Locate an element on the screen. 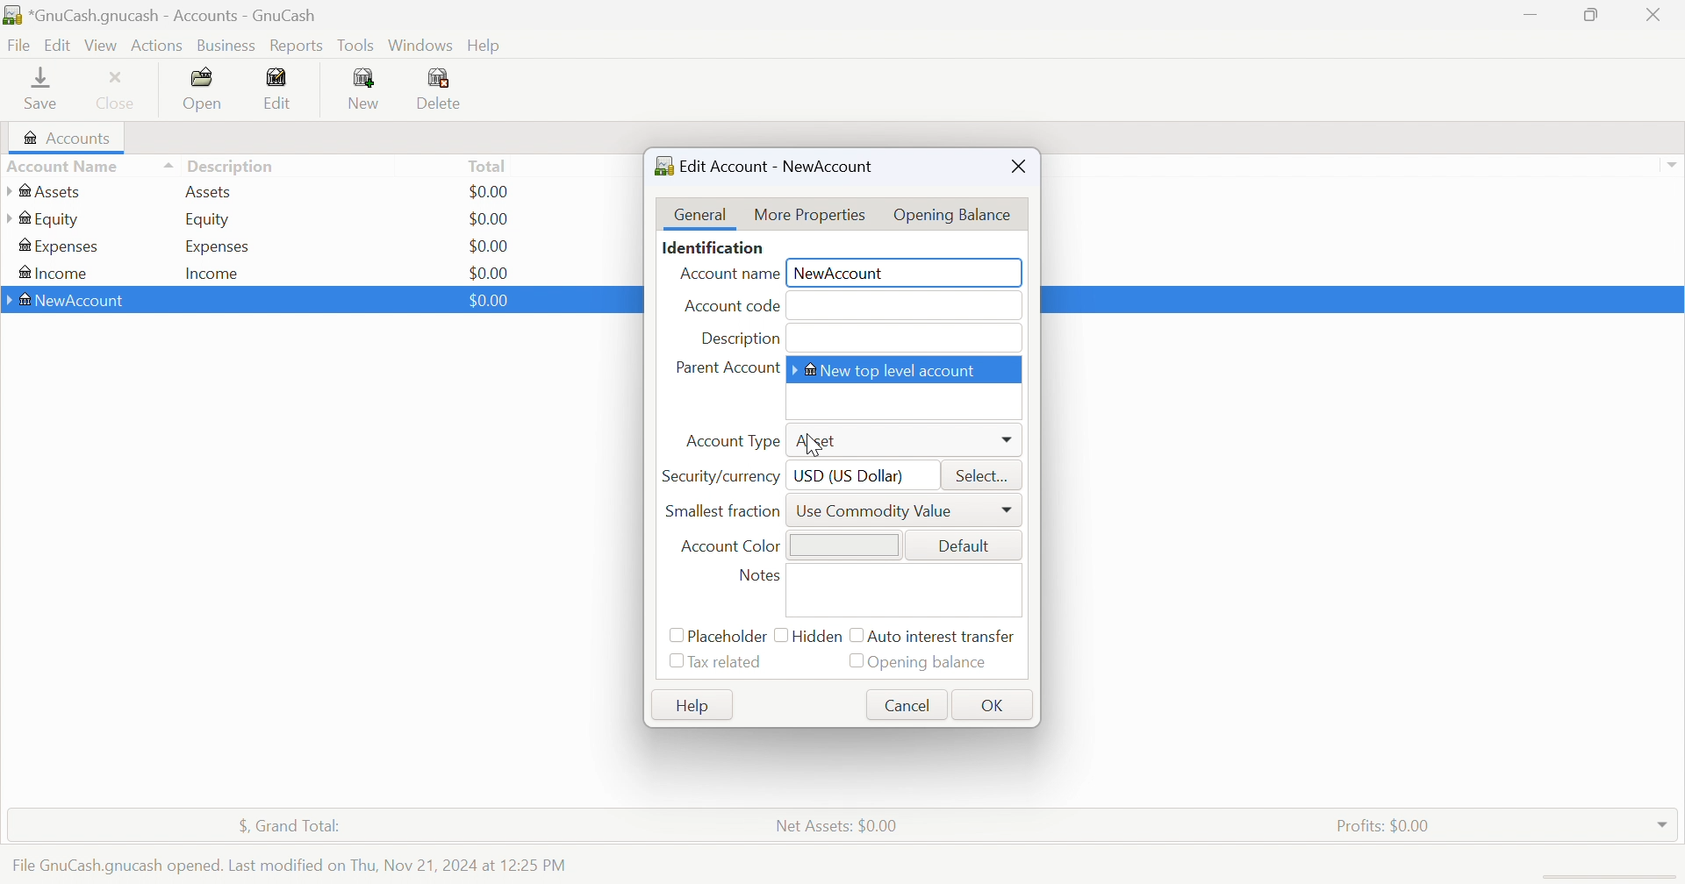  Minimize is located at coordinates (1526, 11).